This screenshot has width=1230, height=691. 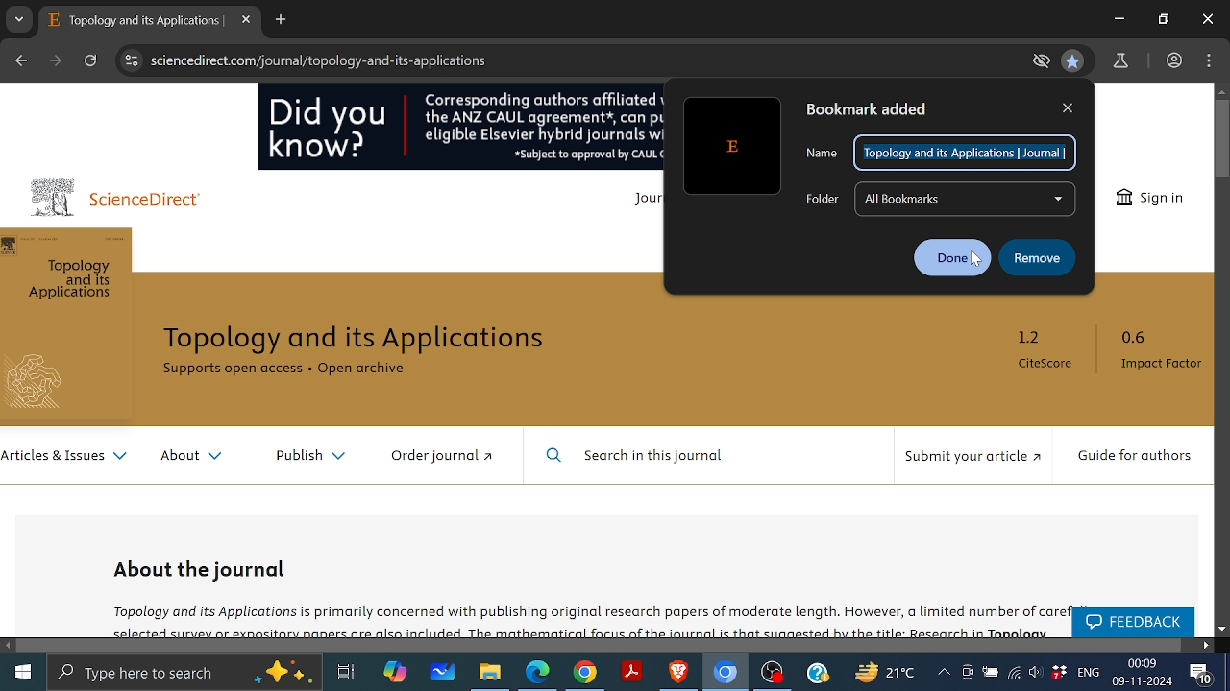 What do you see at coordinates (1208, 19) in the screenshot?
I see `Close window` at bounding box center [1208, 19].